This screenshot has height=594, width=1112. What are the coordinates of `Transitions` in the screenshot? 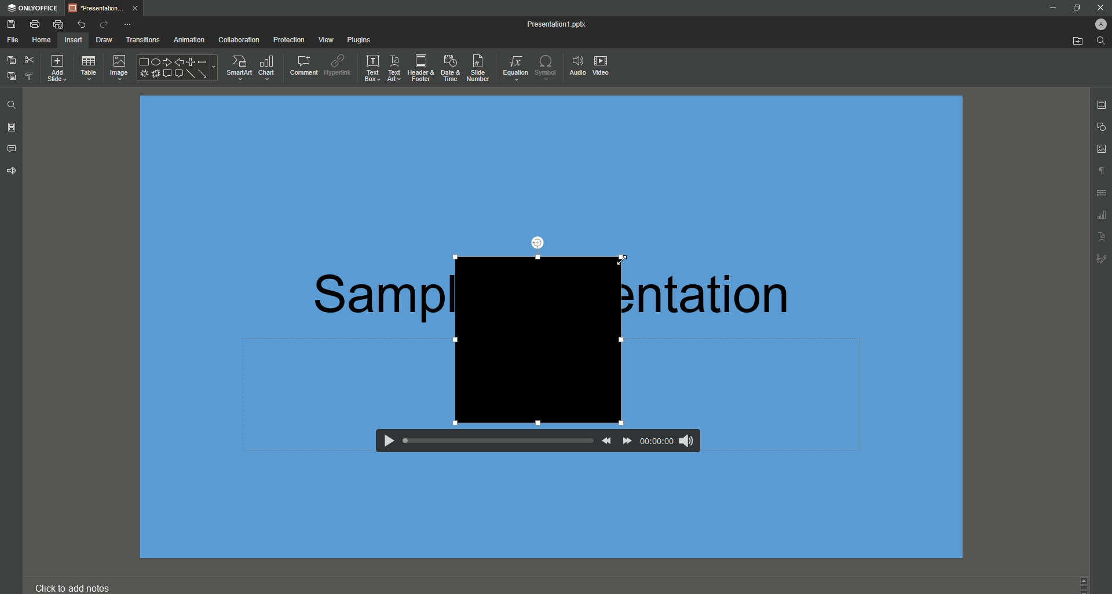 It's located at (142, 41).